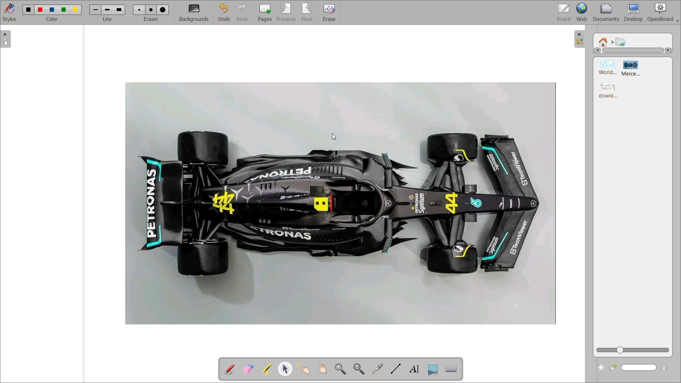  What do you see at coordinates (633, 50) in the screenshot?
I see `horizontal scroll bar` at bounding box center [633, 50].